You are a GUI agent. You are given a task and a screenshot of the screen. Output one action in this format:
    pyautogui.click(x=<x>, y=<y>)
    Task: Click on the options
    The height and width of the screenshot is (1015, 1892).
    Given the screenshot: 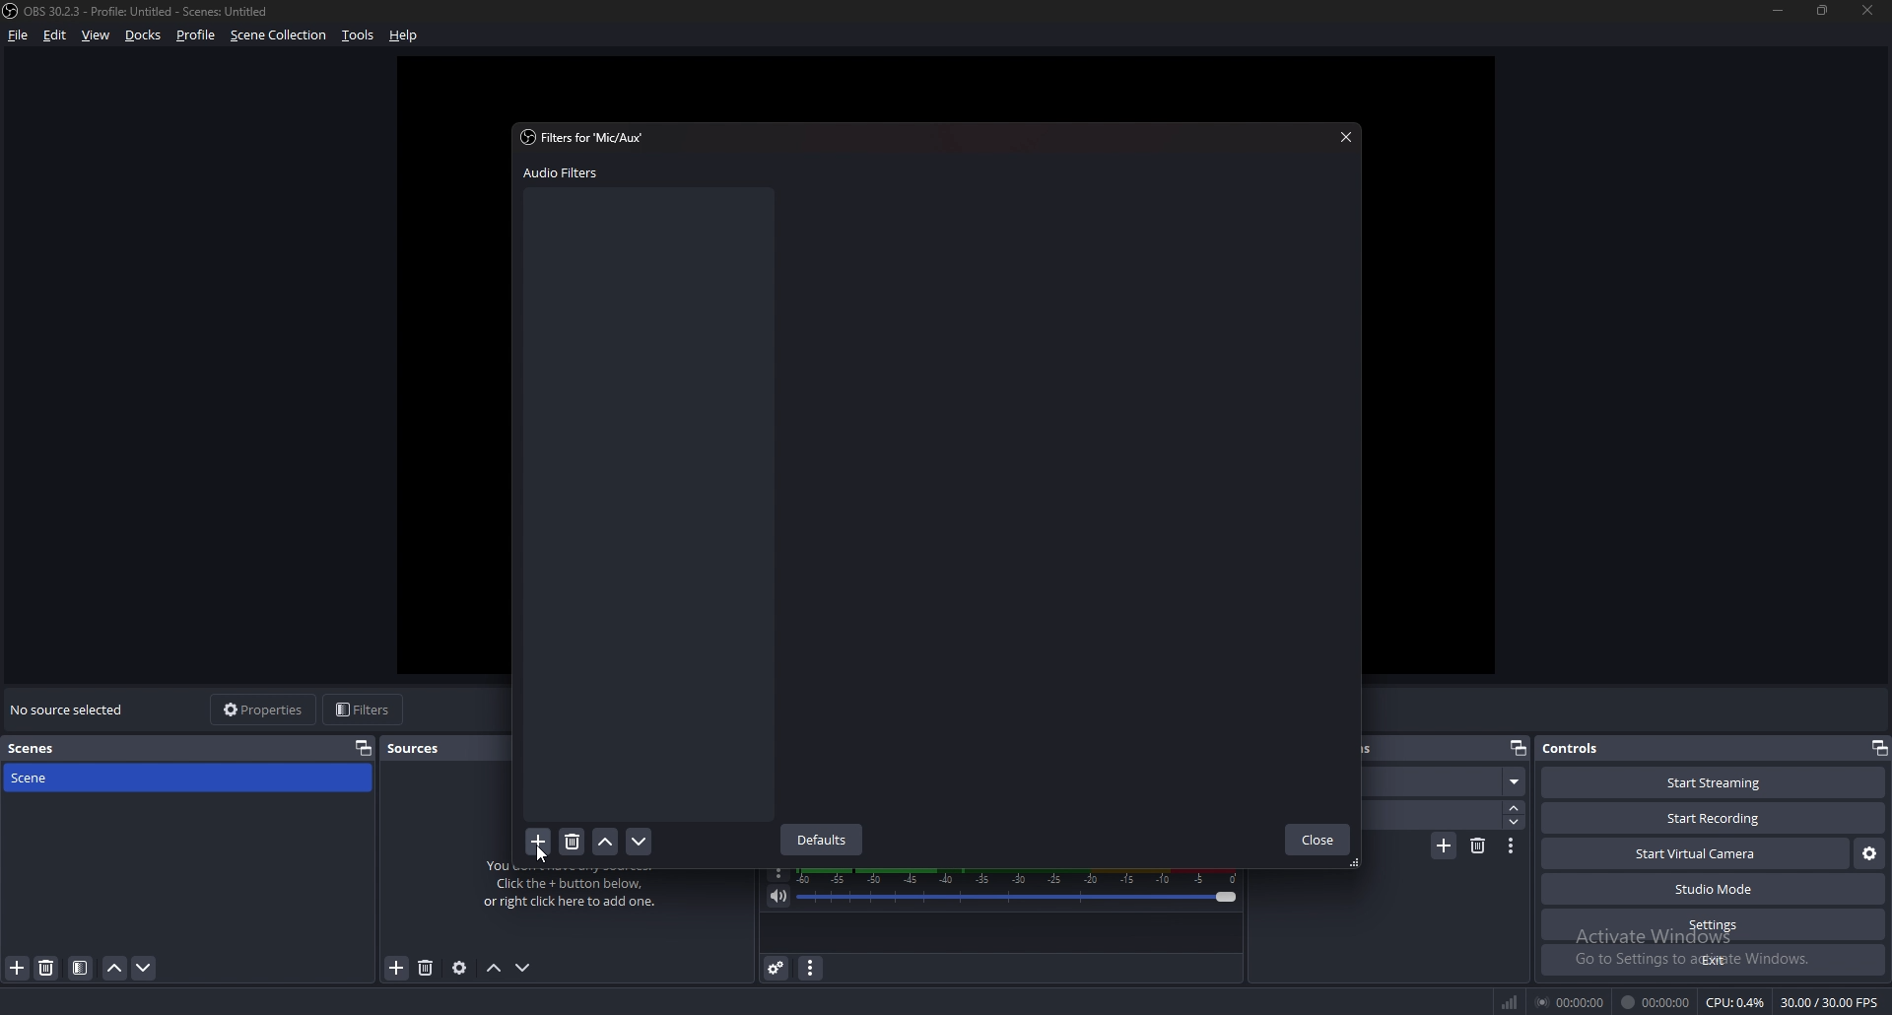 What is the action you would take?
    pyautogui.click(x=779, y=874)
    